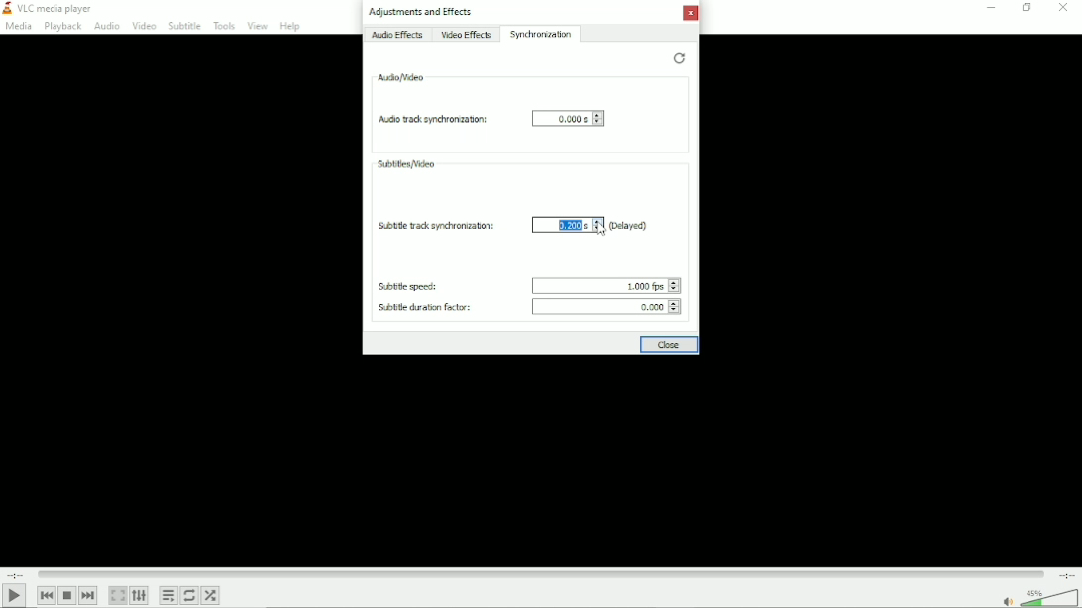 The image size is (1082, 608). What do you see at coordinates (467, 36) in the screenshot?
I see `Video effects` at bounding box center [467, 36].